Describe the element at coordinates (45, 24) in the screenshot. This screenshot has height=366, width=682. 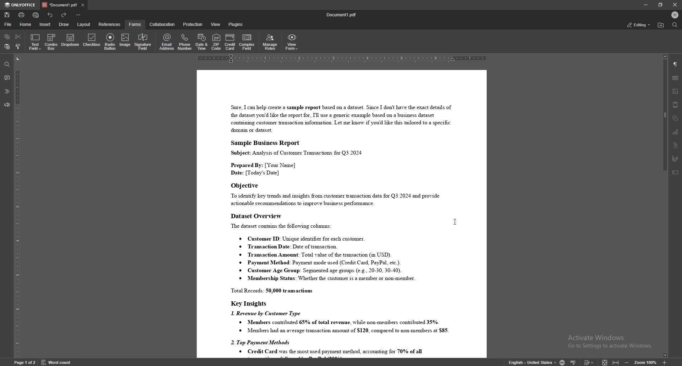
I see `insert` at that location.